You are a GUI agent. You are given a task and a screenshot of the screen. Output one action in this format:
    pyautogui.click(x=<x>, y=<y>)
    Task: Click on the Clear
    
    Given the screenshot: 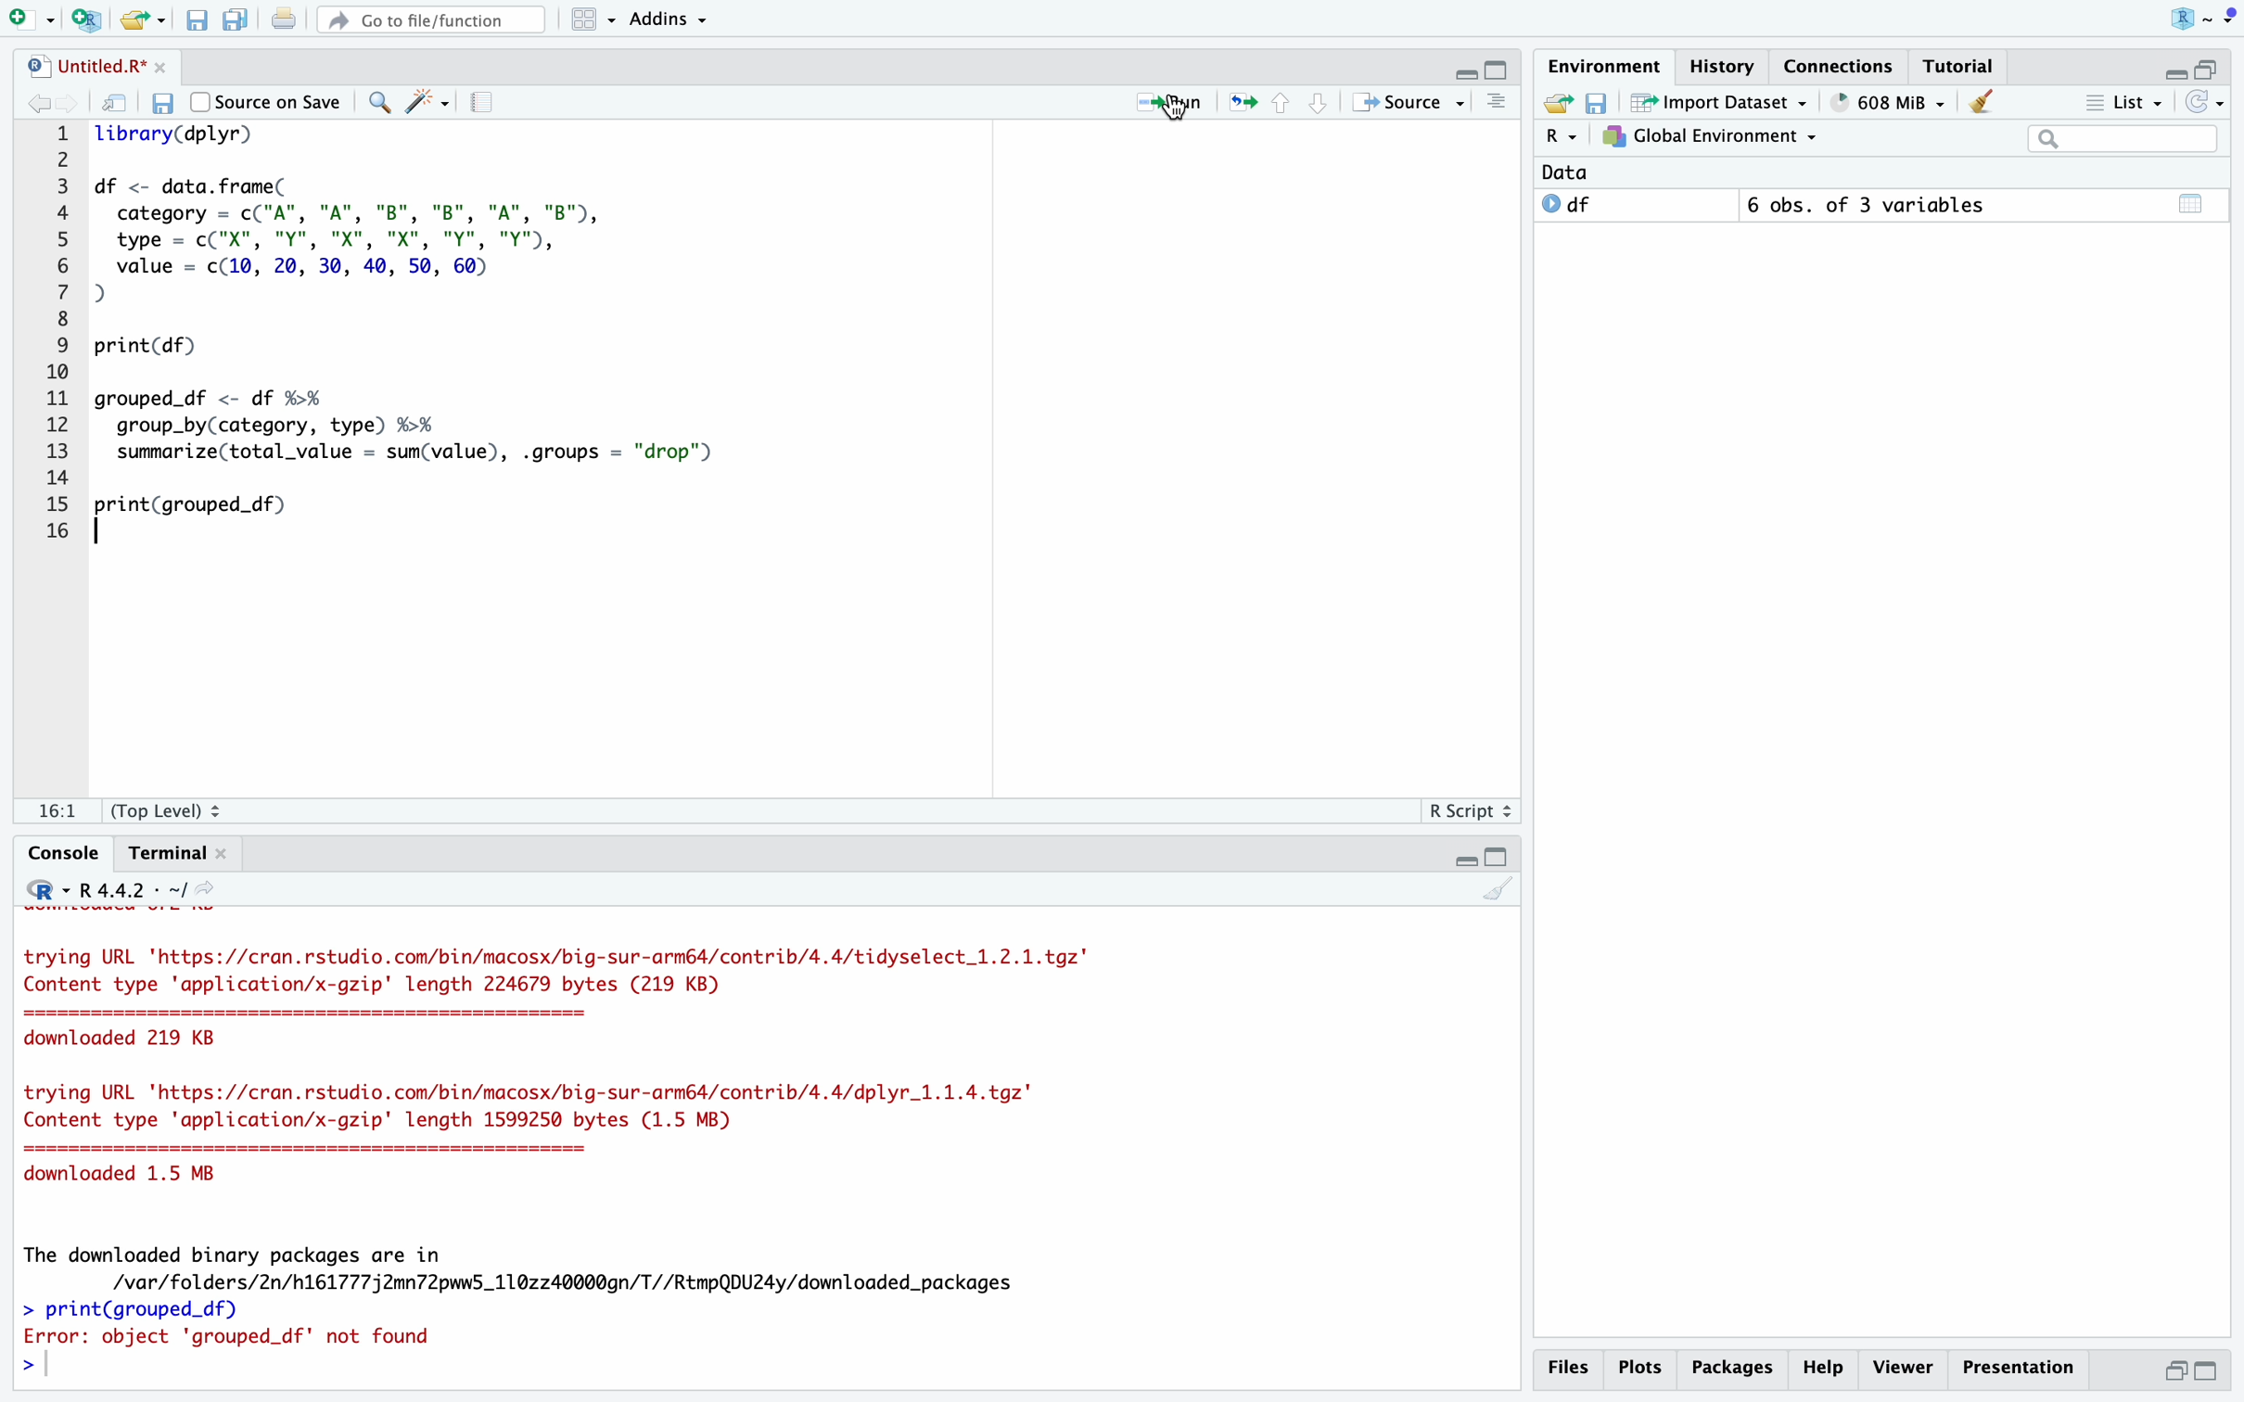 What is the action you would take?
    pyautogui.click(x=1984, y=103)
    